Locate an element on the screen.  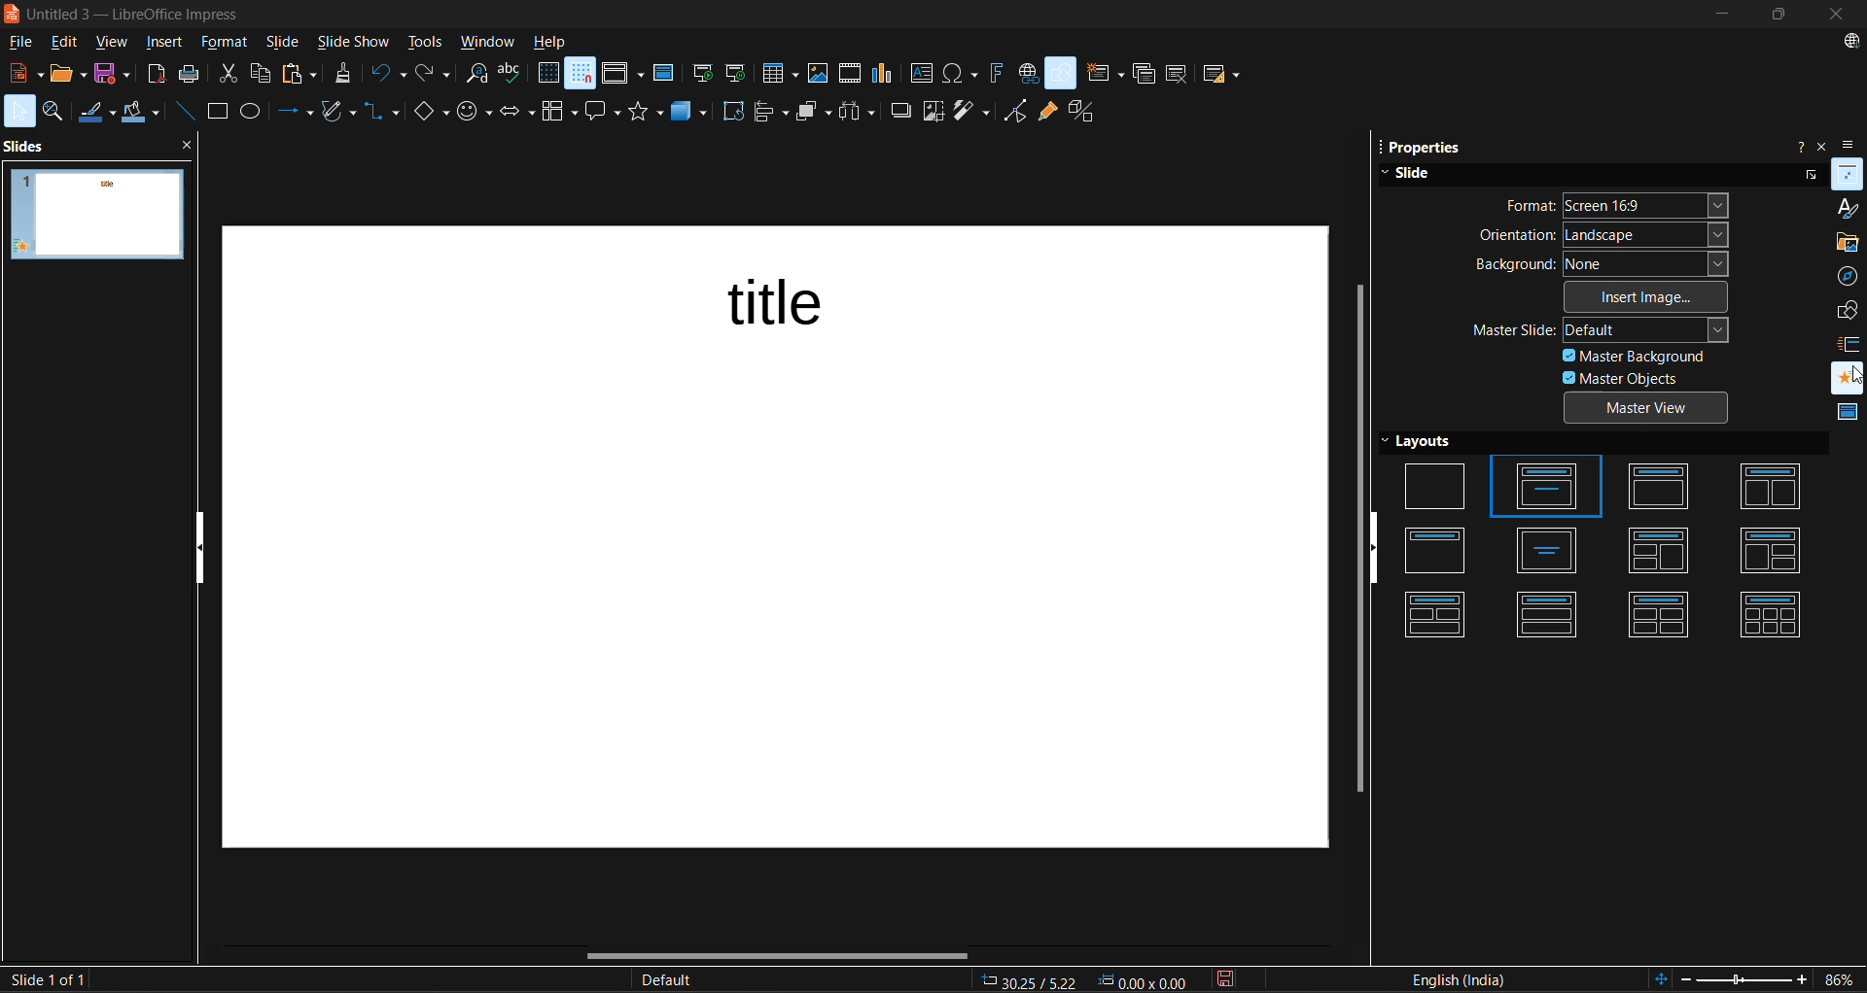
slide layout is located at coordinates (1222, 78).